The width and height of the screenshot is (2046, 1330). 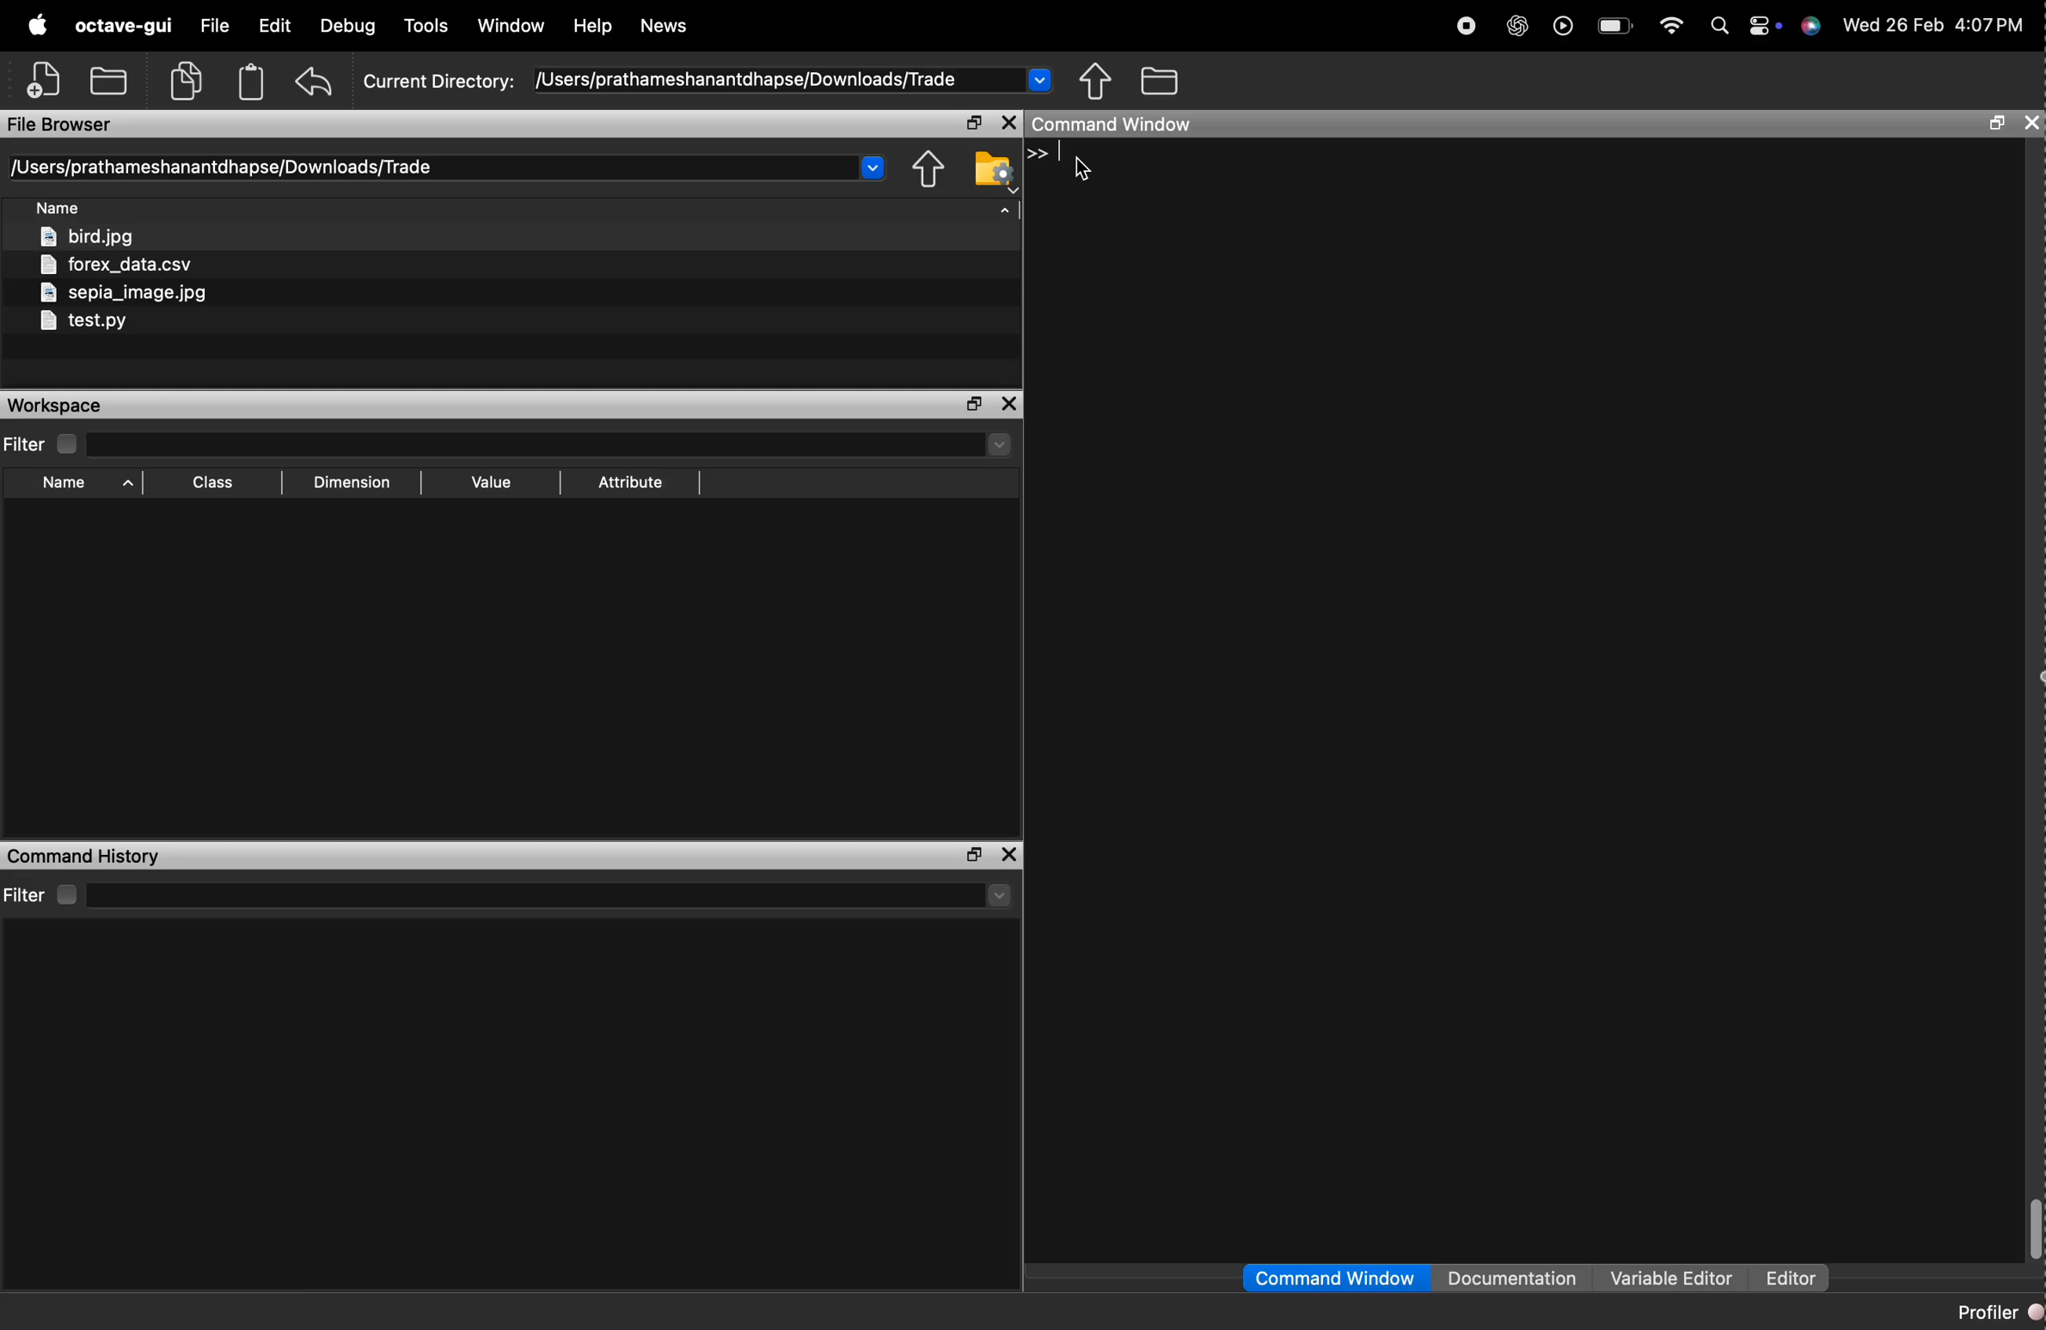 I want to click on Help, so click(x=594, y=25).